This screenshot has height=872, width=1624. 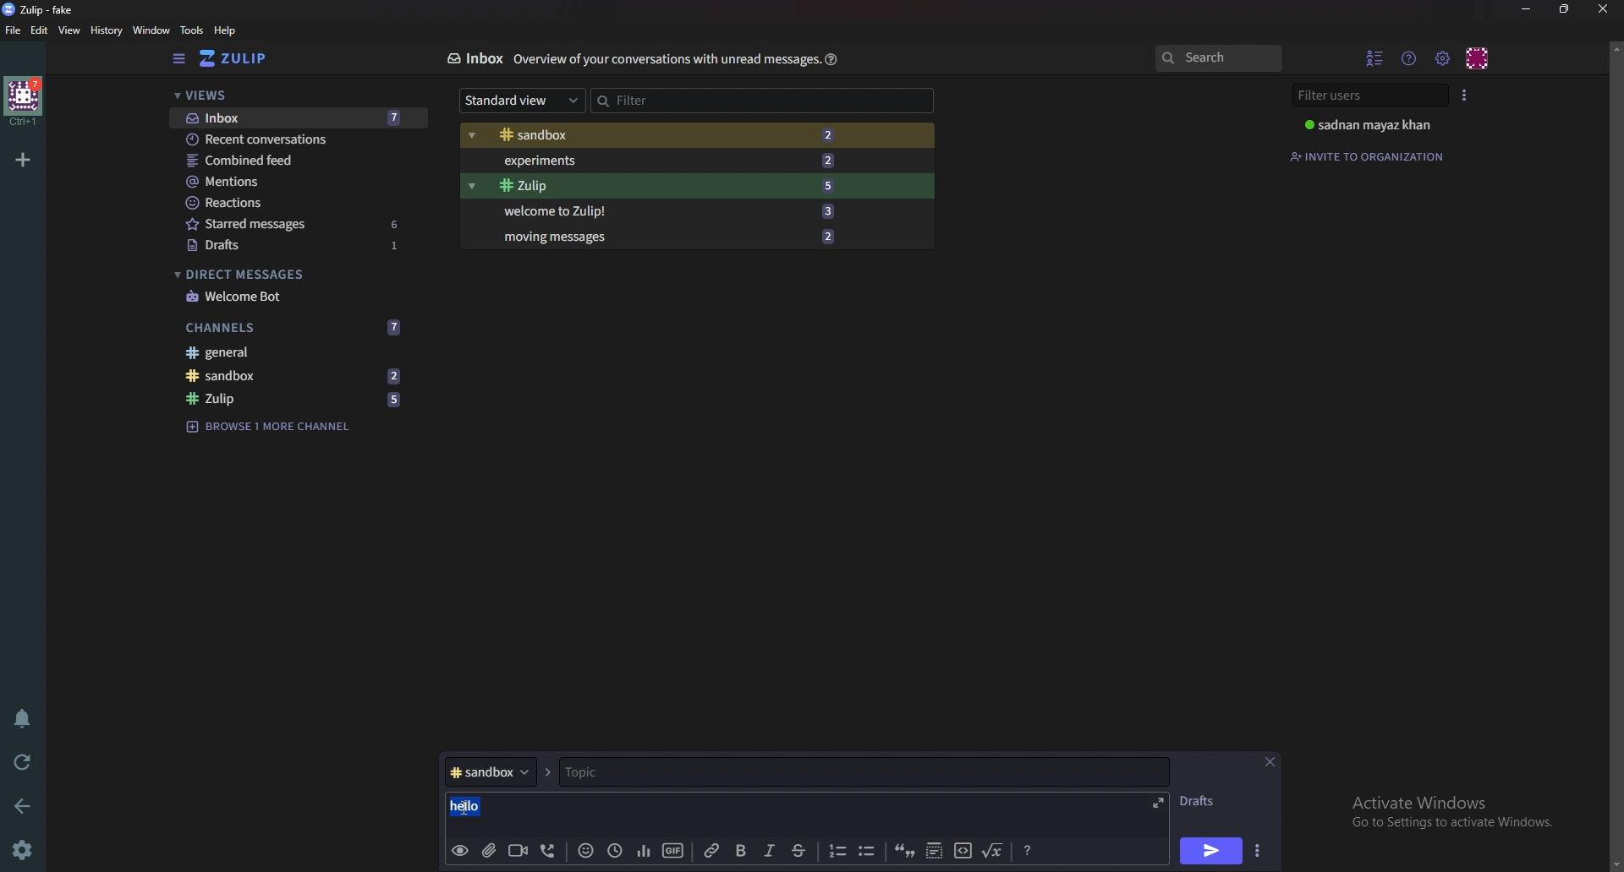 What do you see at coordinates (488, 804) in the screenshot?
I see `hello` at bounding box center [488, 804].